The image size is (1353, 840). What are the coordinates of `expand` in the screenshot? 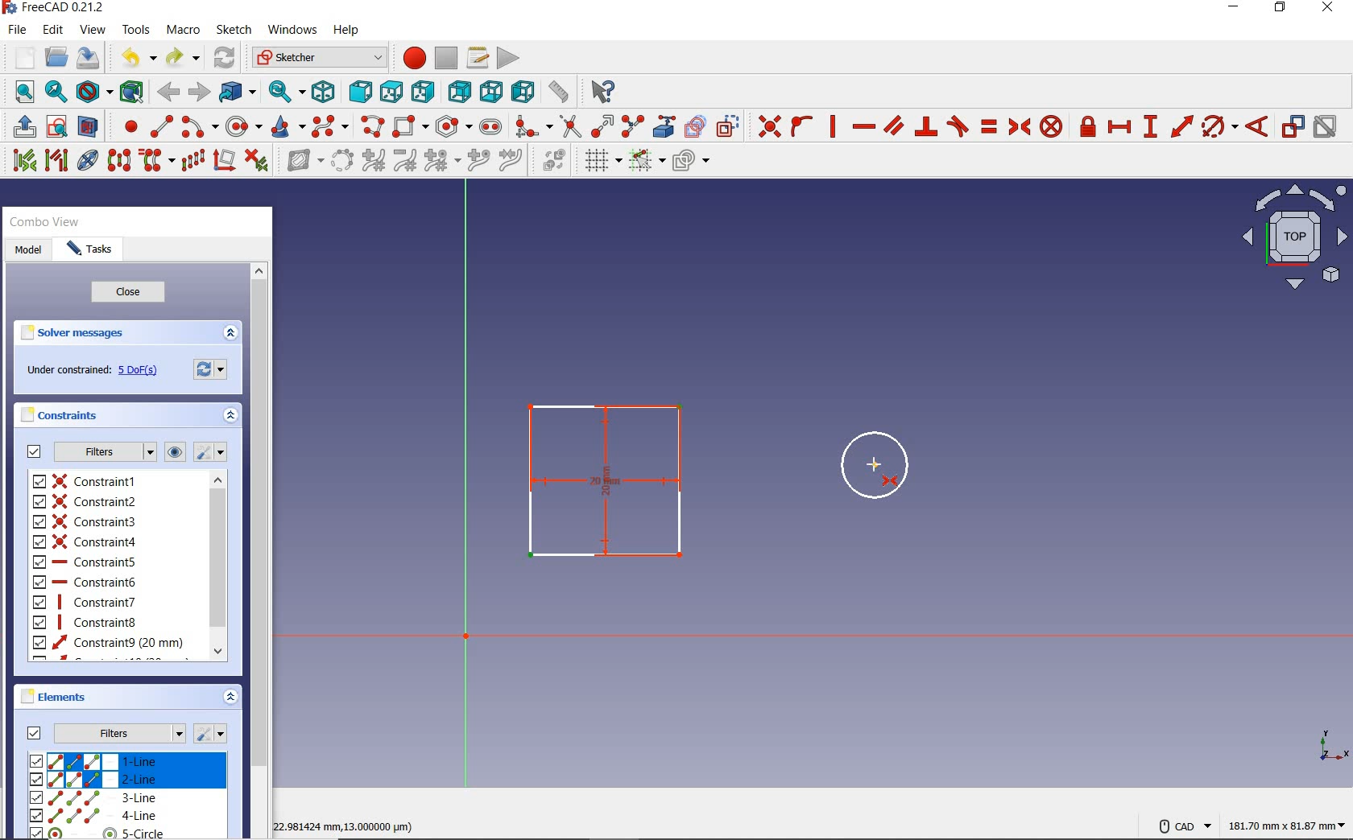 It's located at (231, 695).